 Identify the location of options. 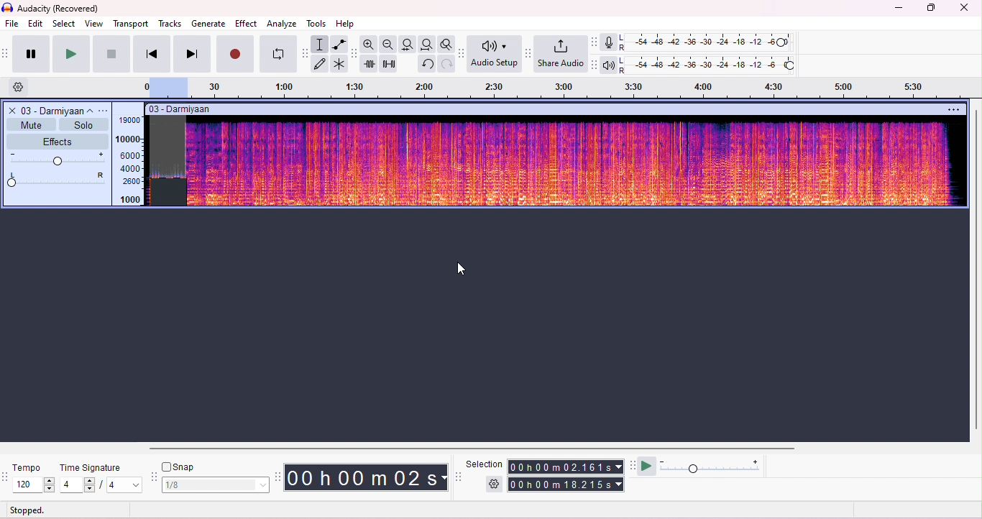
(104, 111).